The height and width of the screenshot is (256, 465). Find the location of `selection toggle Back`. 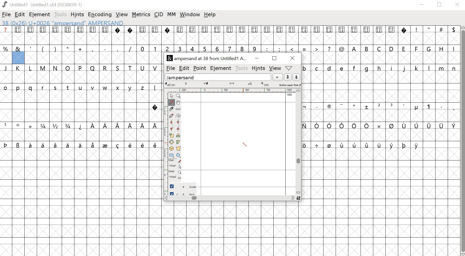

selection toggle Back is located at coordinates (185, 193).